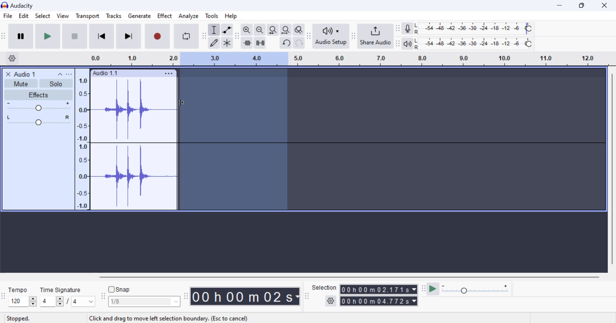 The width and height of the screenshot is (616, 323). I want to click on Skip To End, so click(128, 37).